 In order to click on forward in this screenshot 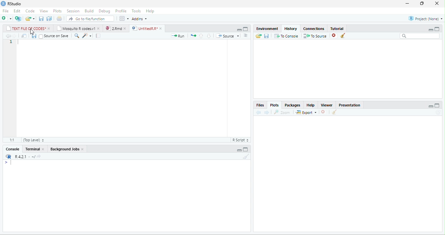, I will do `click(14, 36)`.